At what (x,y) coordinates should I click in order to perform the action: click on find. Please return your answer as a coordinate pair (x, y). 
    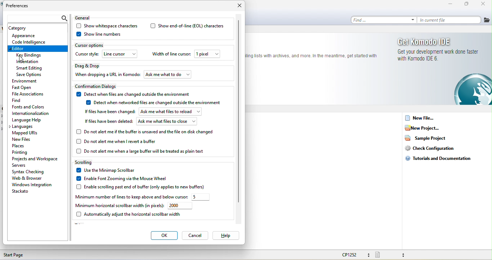
    Looking at the image, I should click on (17, 100).